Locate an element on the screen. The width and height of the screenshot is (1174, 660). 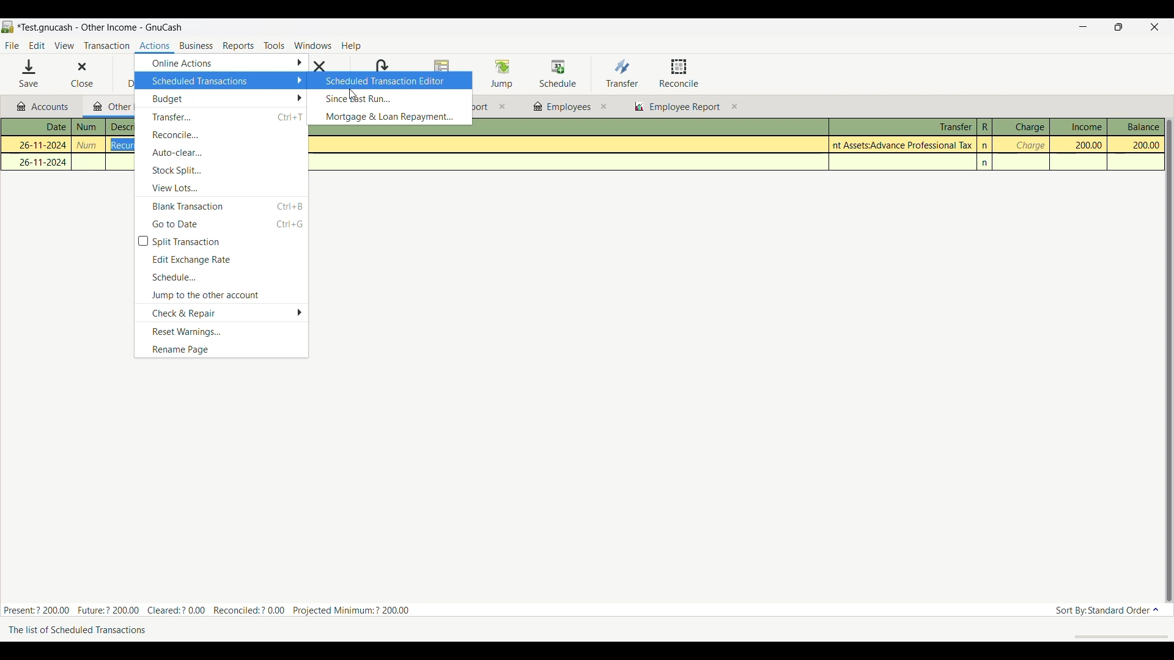
Transaction menu is located at coordinates (106, 46).